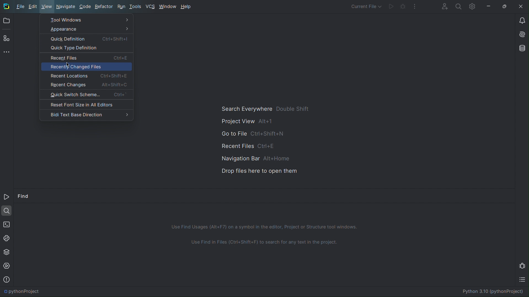  What do you see at coordinates (249, 122) in the screenshot?
I see `Project View` at bounding box center [249, 122].